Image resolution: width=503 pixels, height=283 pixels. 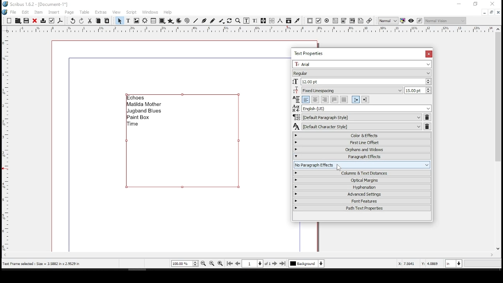 What do you see at coordinates (18, 20) in the screenshot?
I see `` at bounding box center [18, 20].